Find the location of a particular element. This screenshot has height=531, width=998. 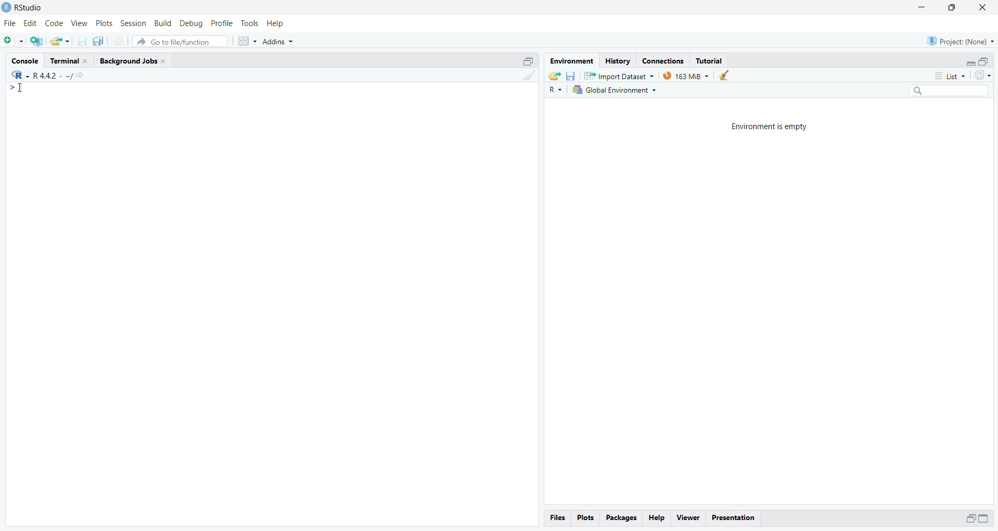

RStudio is located at coordinates (31, 8).